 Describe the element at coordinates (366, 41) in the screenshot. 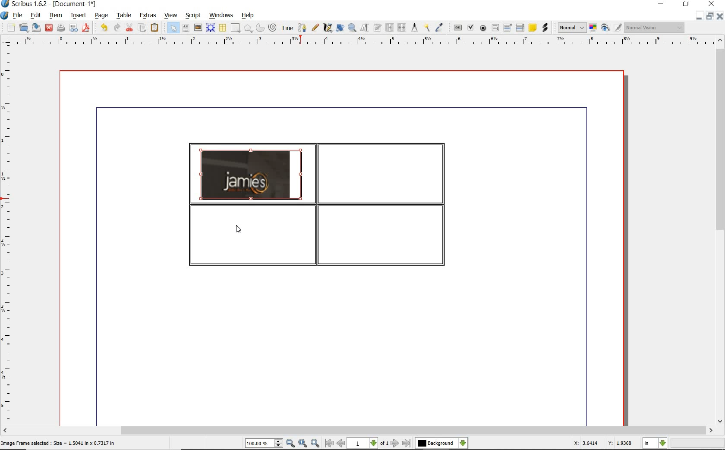

I see `ruler` at that location.